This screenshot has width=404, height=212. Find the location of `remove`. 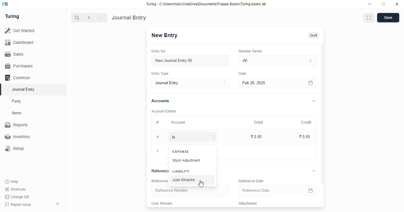

remove is located at coordinates (158, 137).